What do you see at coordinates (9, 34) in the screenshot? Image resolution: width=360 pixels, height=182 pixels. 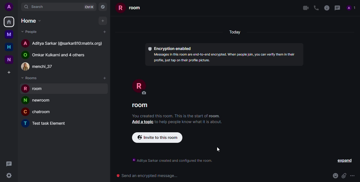 I see `myspace` at bounding box center [9, 34].